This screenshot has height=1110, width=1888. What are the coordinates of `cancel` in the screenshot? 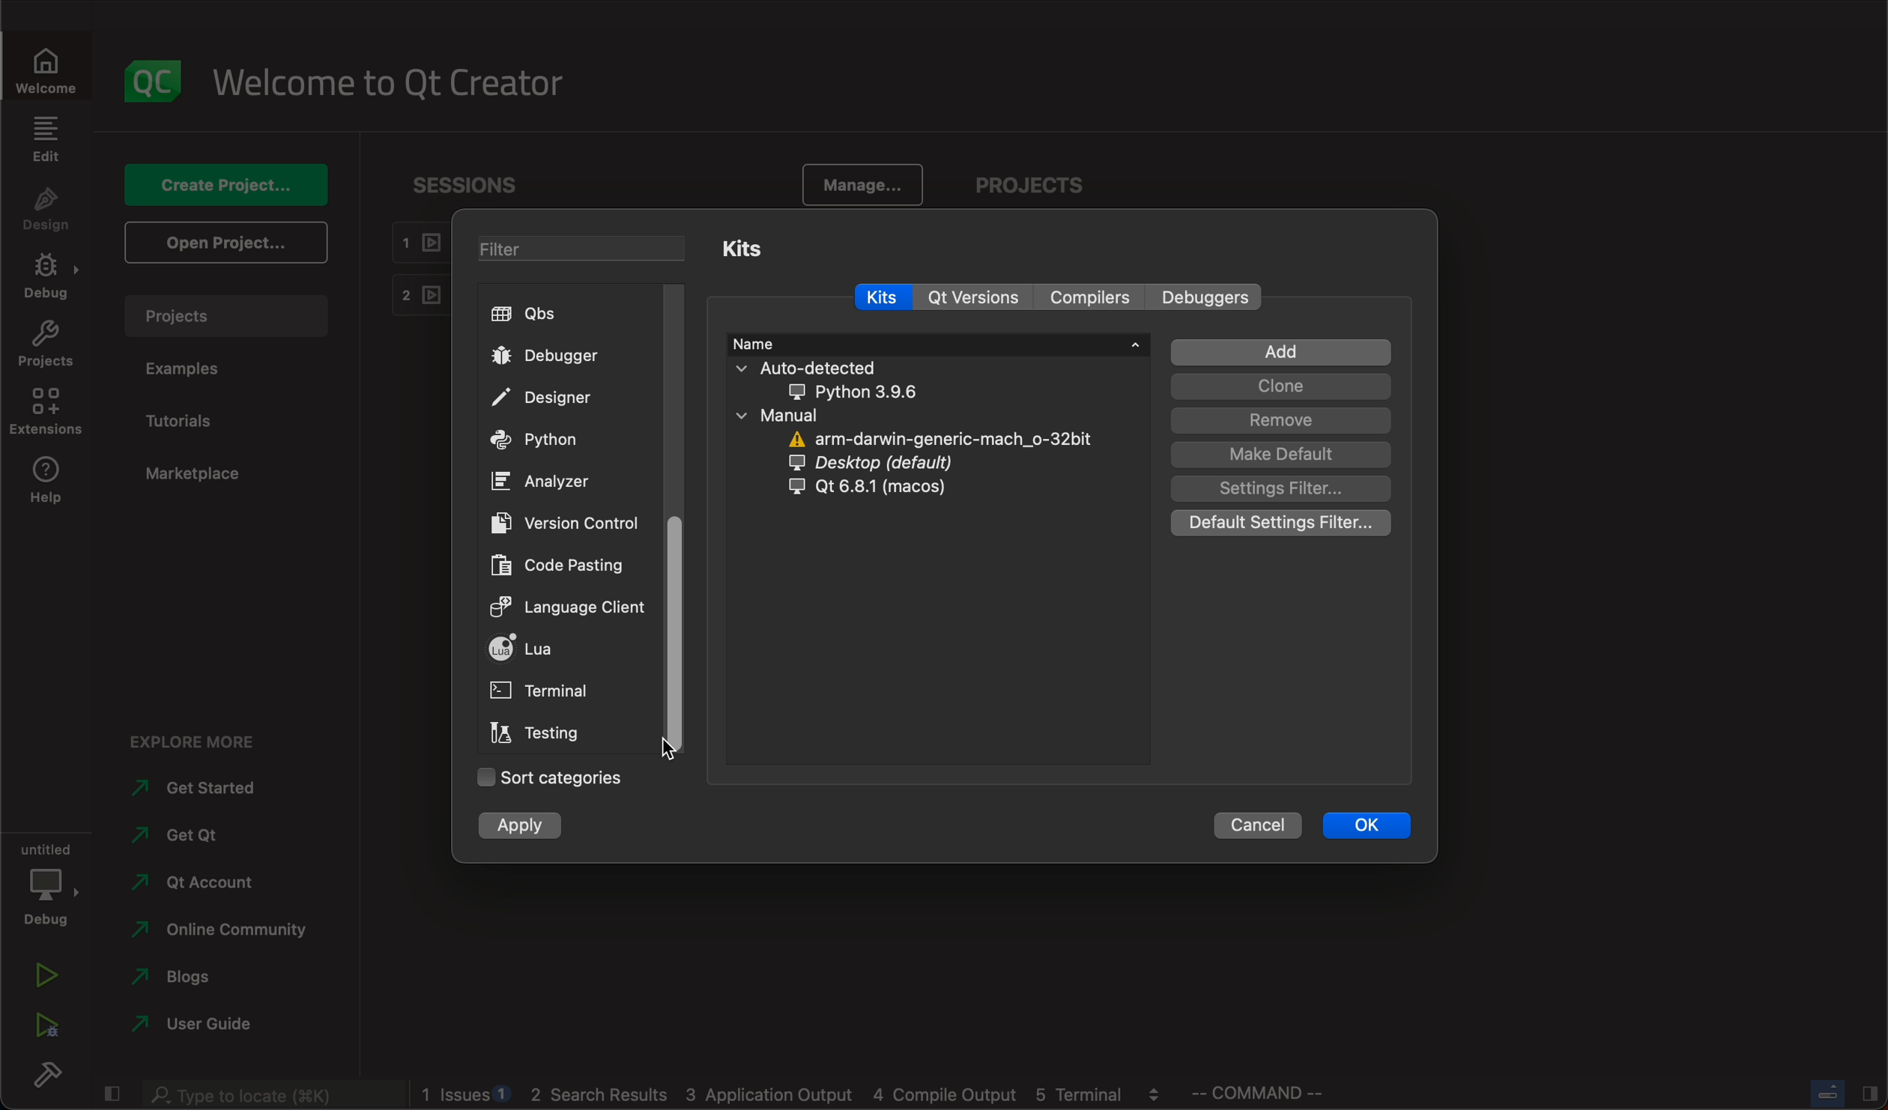 It's located at (1258, 825).